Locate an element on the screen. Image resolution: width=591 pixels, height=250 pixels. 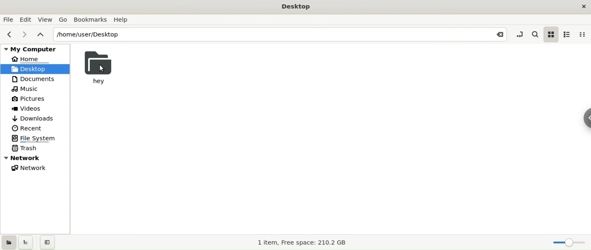
Documents is located at coordinates (34, 79).